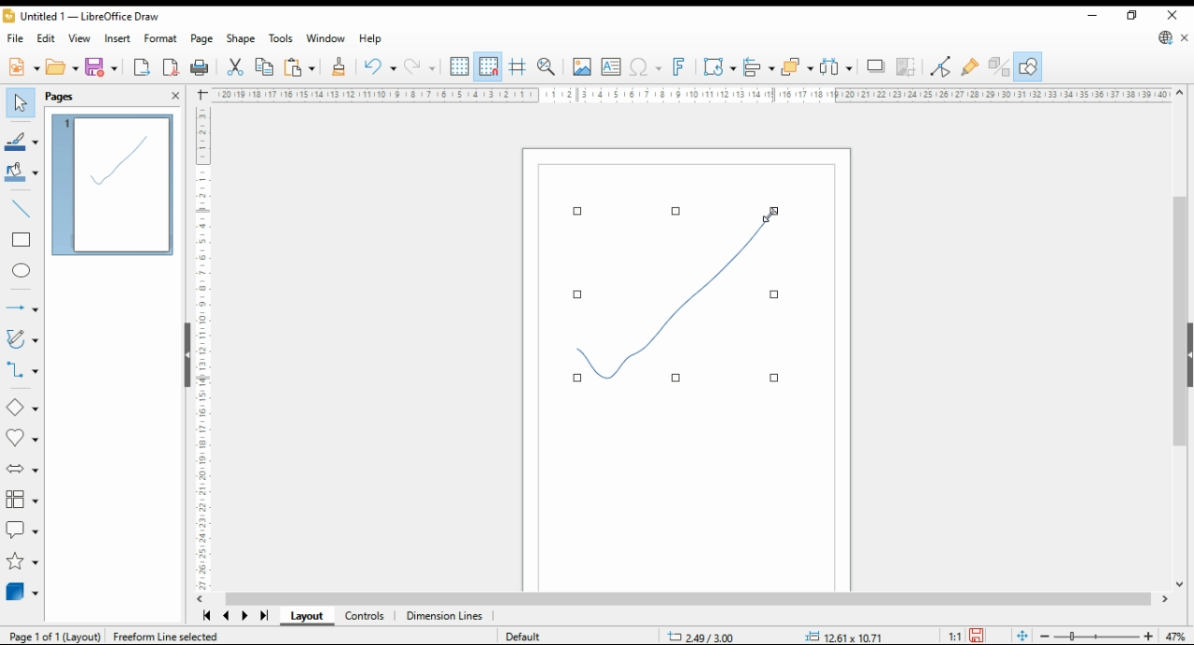  What do you see at coordinates (490, 67) in the screenshot?
I see `snap to grid` at bounding box center [490, 67].